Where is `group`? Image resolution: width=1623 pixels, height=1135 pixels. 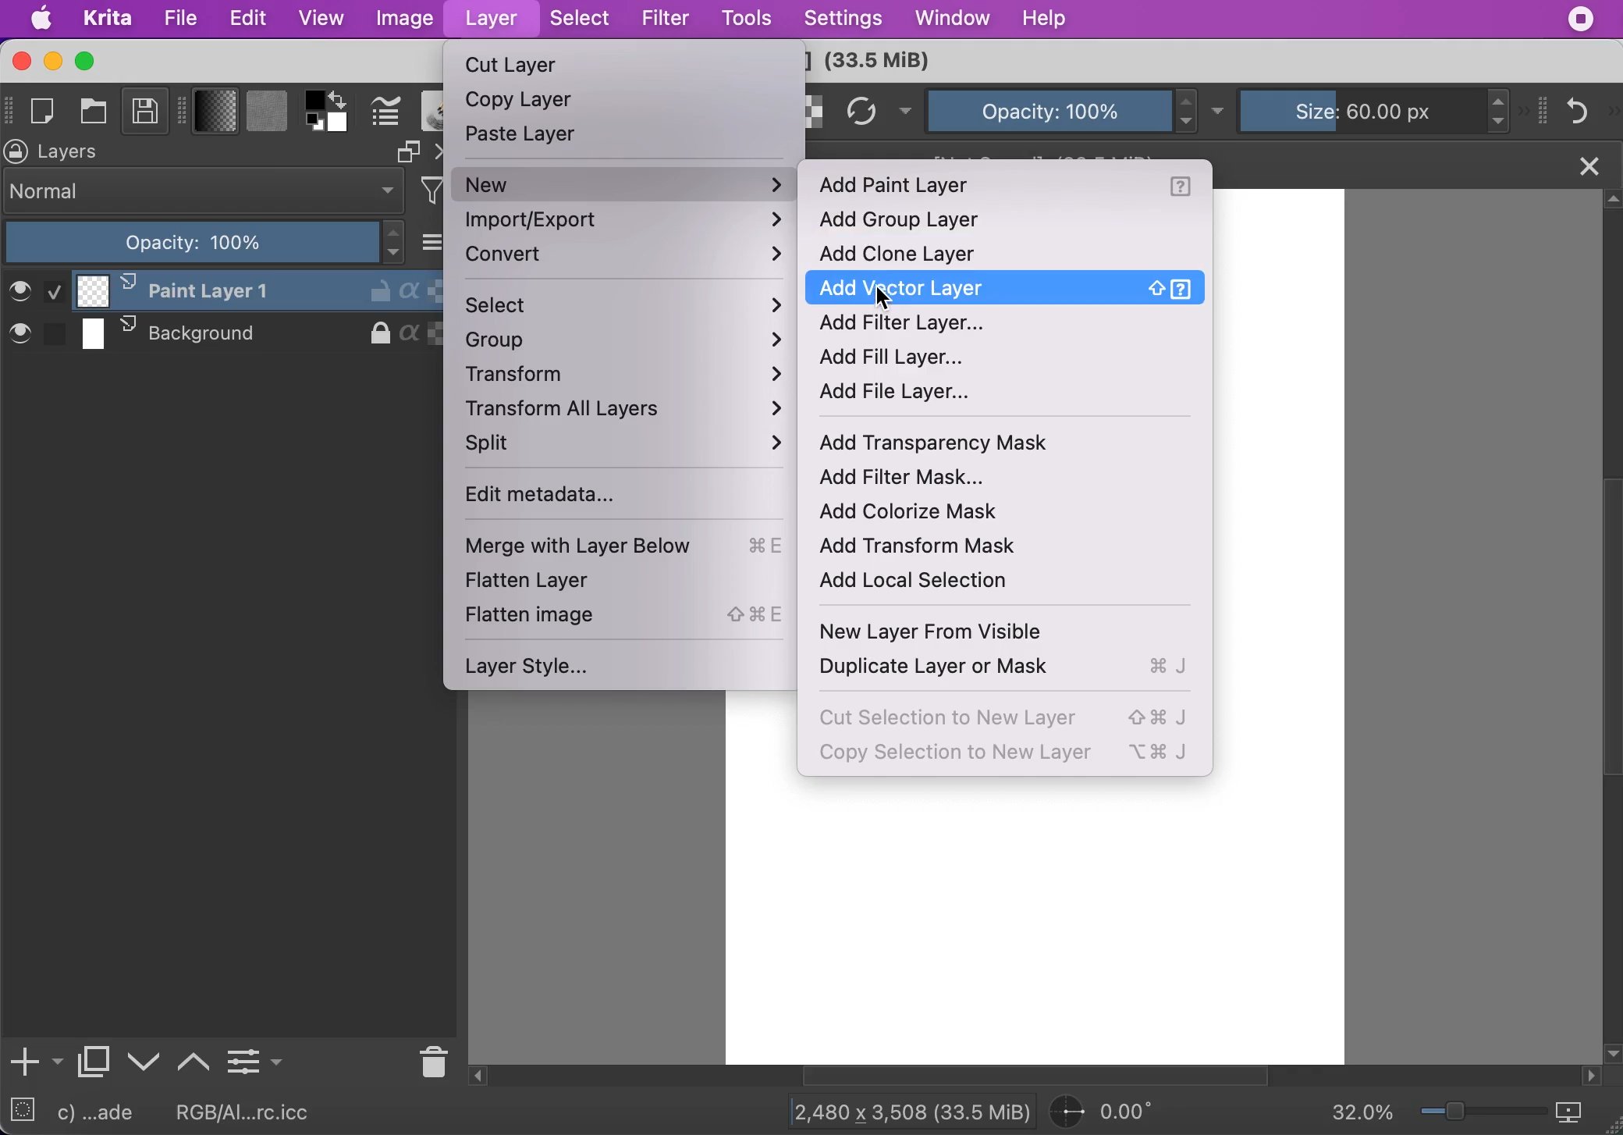
group is located at coordinates (632, 343).